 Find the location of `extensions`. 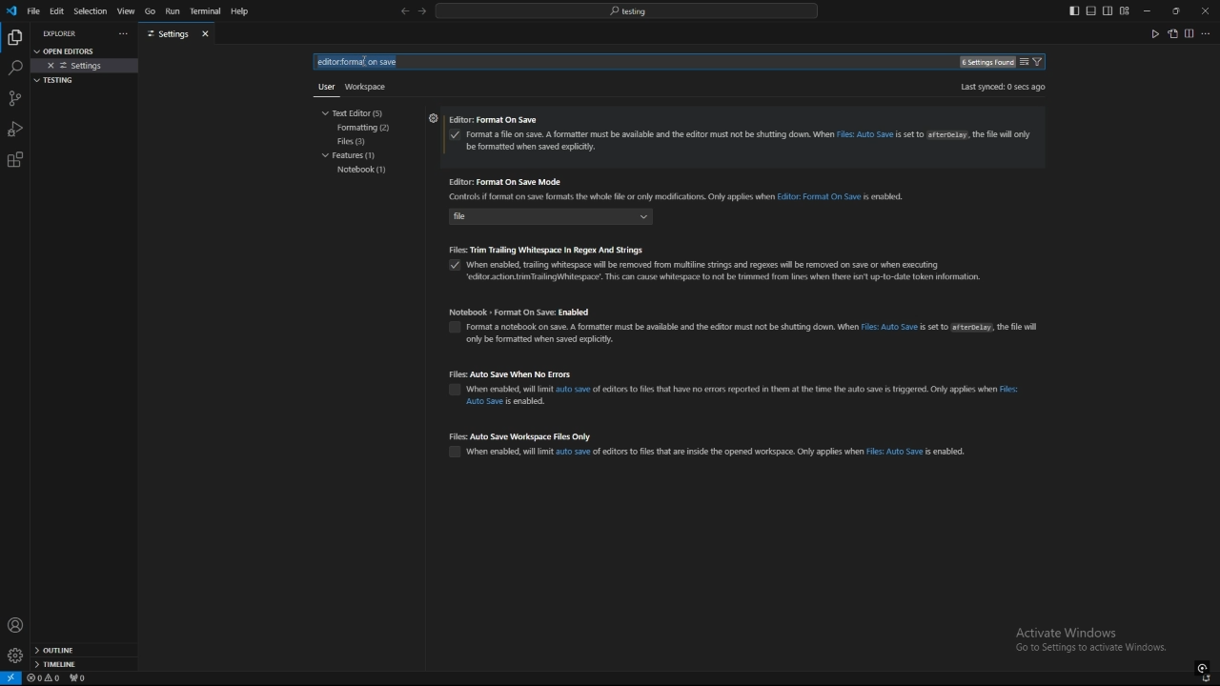

extensions is located at coordinates (15, 160).